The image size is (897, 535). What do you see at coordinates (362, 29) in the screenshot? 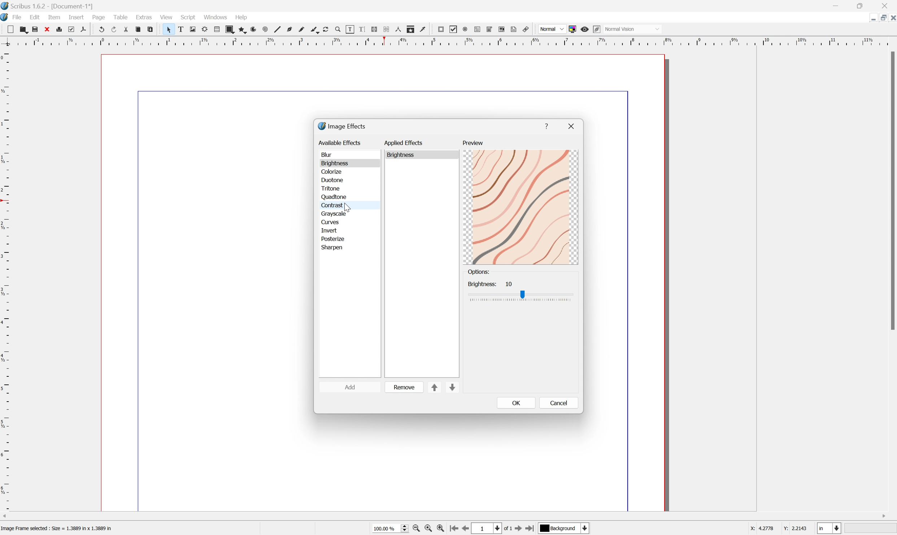
I see `Edit text with story editor` at bounding box center [362, 29].